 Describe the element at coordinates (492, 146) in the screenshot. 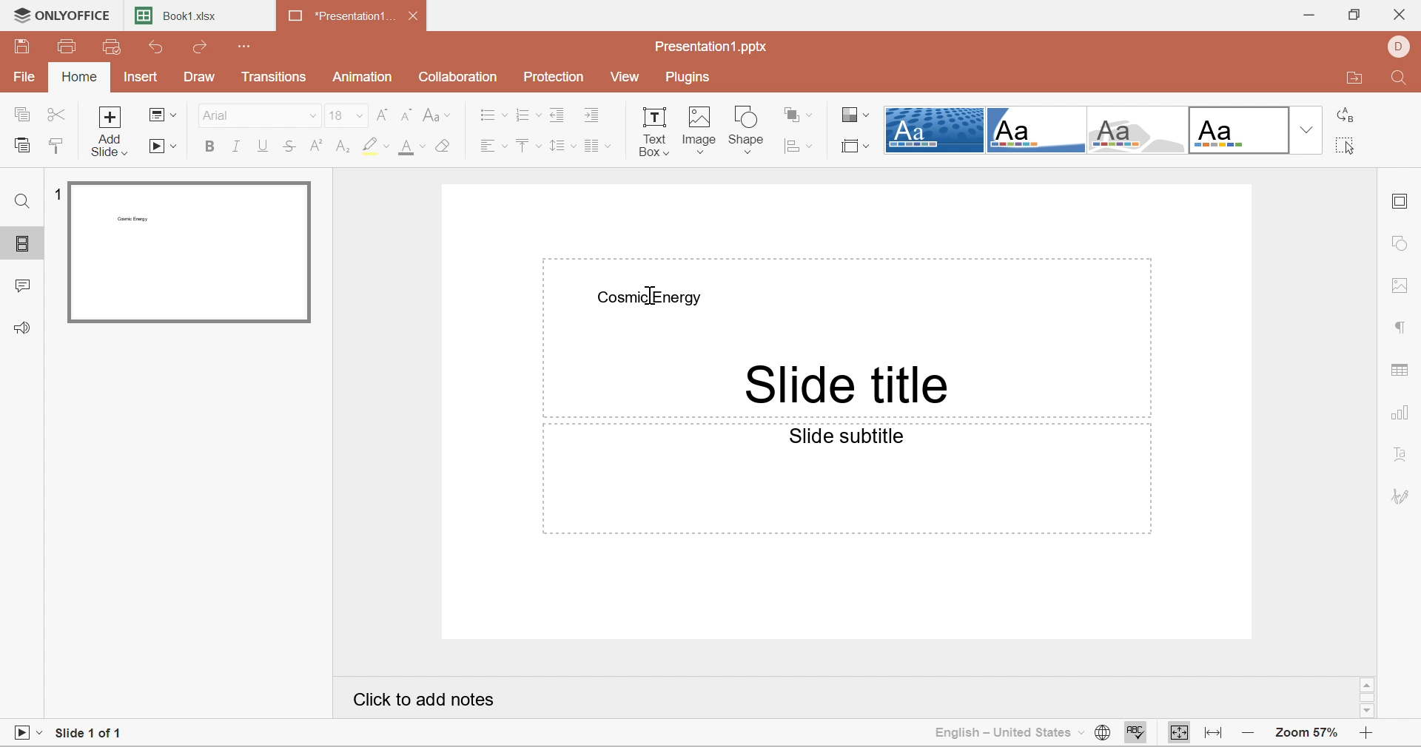

I see `Align Left` at that location.